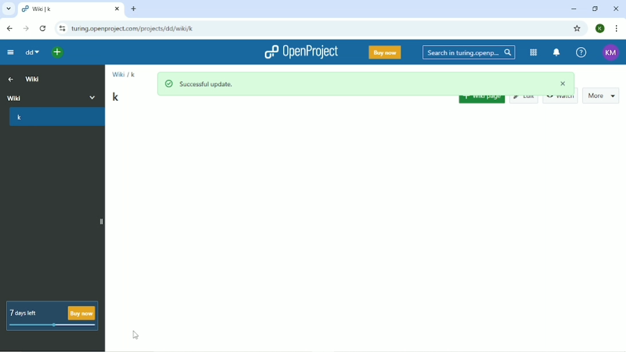 This screenshot has height=352, width=626. What do you see at coordinates (479, 99) in the screenshot?
I see `Wiki page` at bounding box center [479, 99].